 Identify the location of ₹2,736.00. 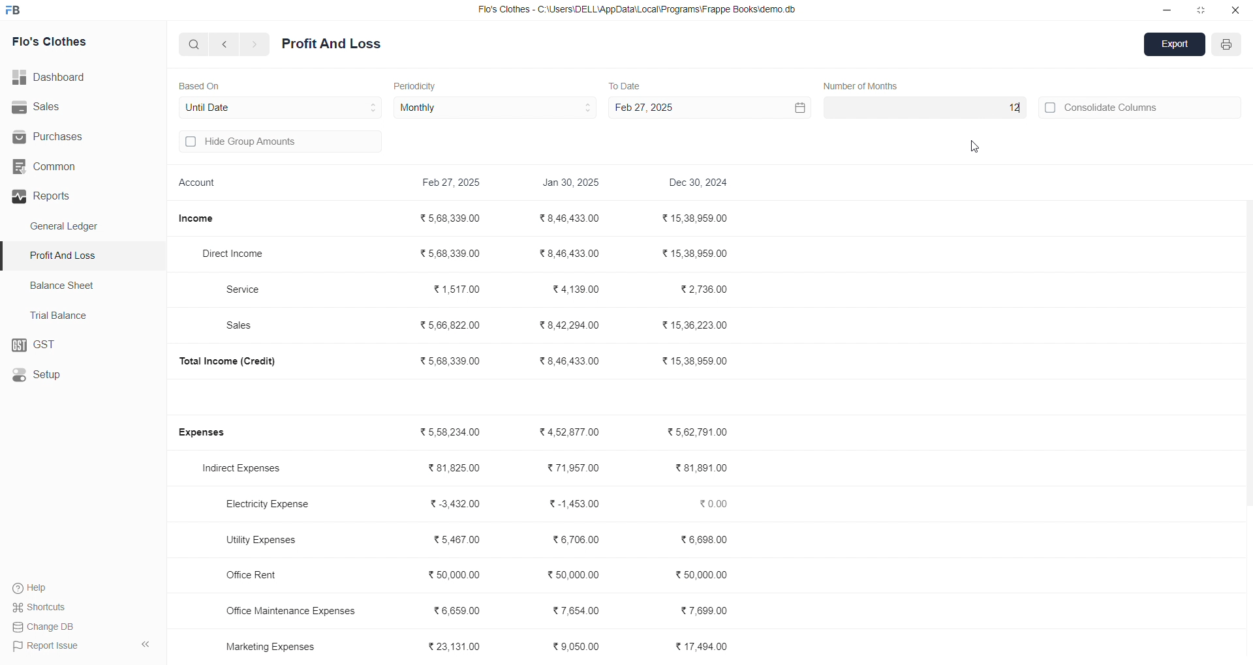
(705, 290).